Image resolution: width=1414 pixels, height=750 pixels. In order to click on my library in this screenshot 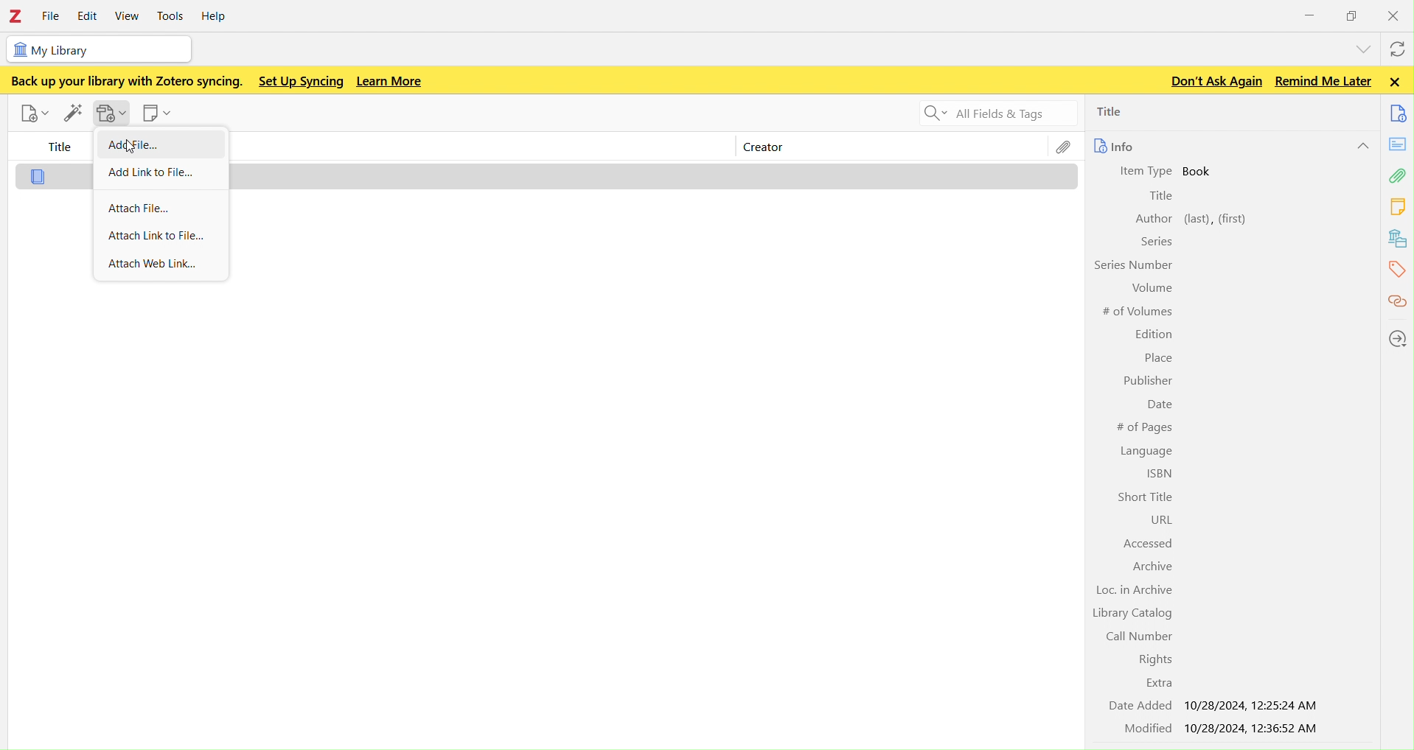, I will do `click(112, 51)`.